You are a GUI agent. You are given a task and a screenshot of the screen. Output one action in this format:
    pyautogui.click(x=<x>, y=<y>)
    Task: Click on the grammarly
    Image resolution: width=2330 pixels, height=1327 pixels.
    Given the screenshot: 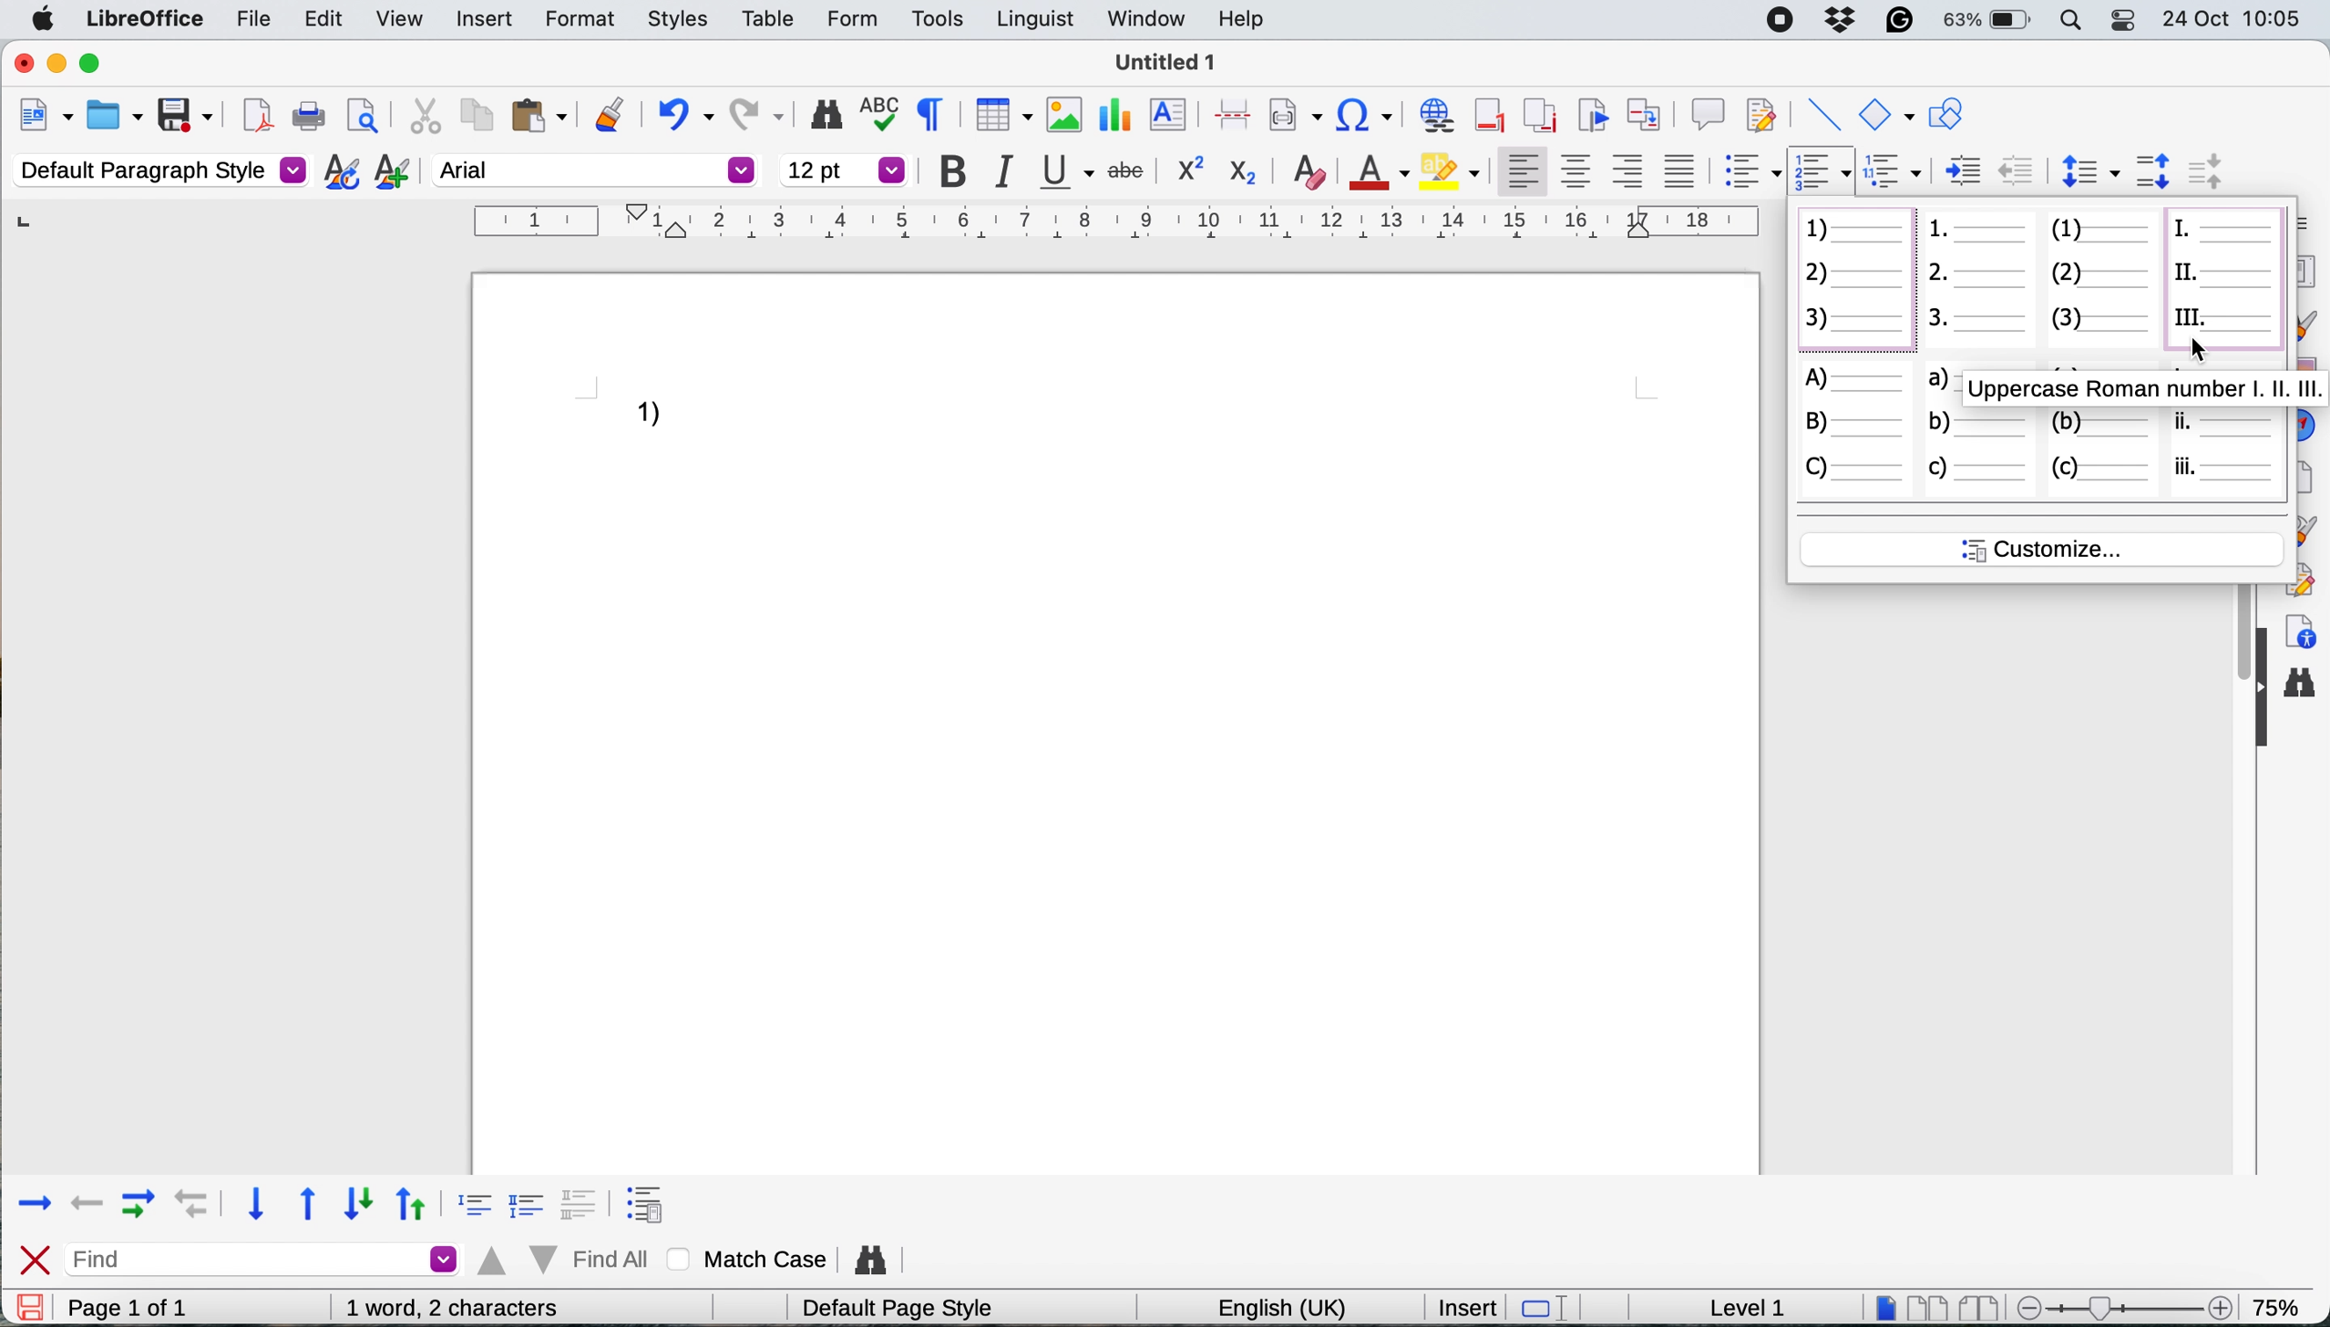 What is the action you would take?
    pyautogui.click(x=1896, y=19)
    